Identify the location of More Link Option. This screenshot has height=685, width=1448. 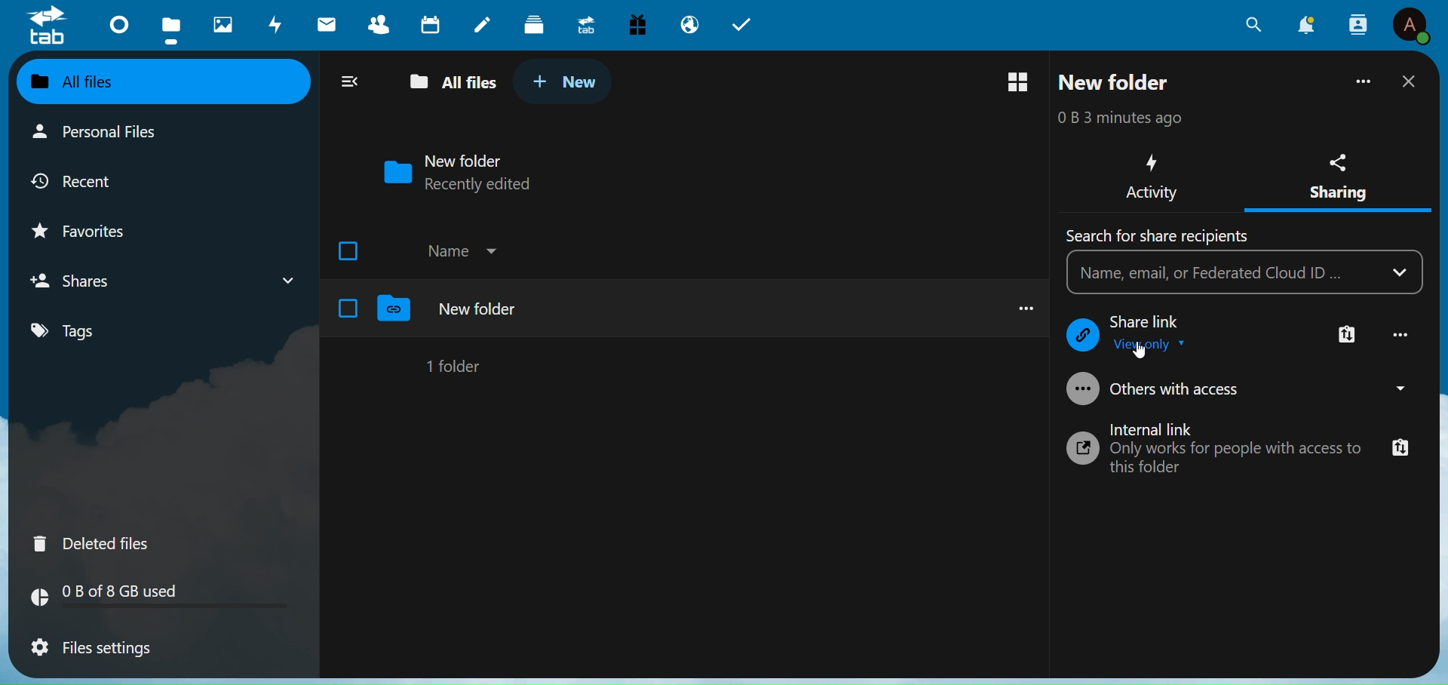
(1348, 336).